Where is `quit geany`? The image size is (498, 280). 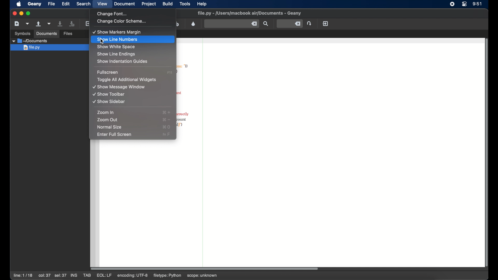
quit geany is located at coordinates (326, 24).